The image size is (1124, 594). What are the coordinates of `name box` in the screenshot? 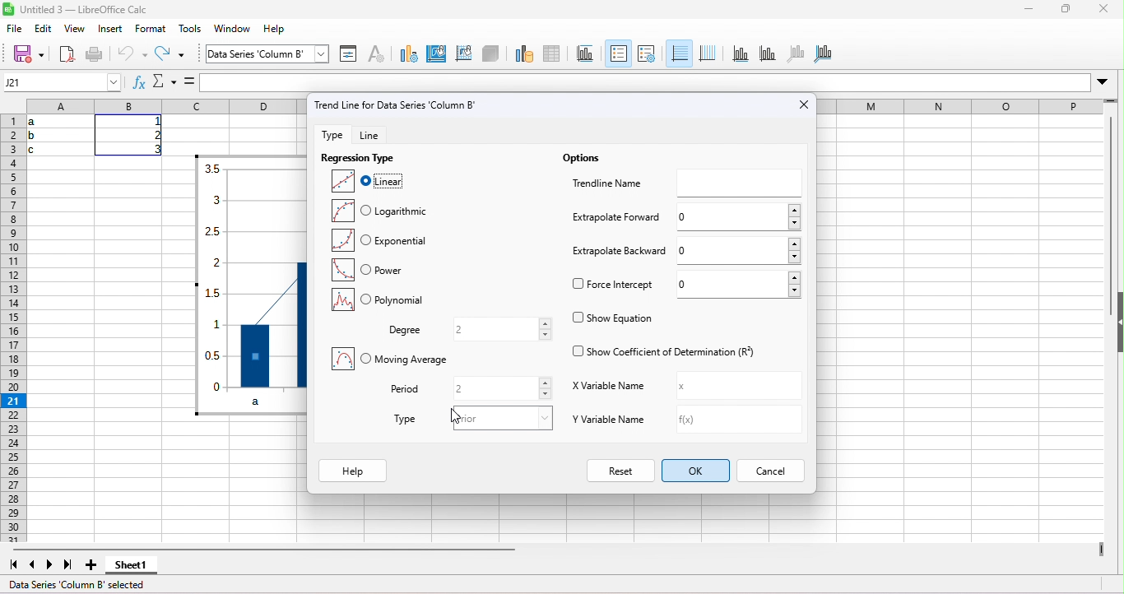 It's located at (63, 83).